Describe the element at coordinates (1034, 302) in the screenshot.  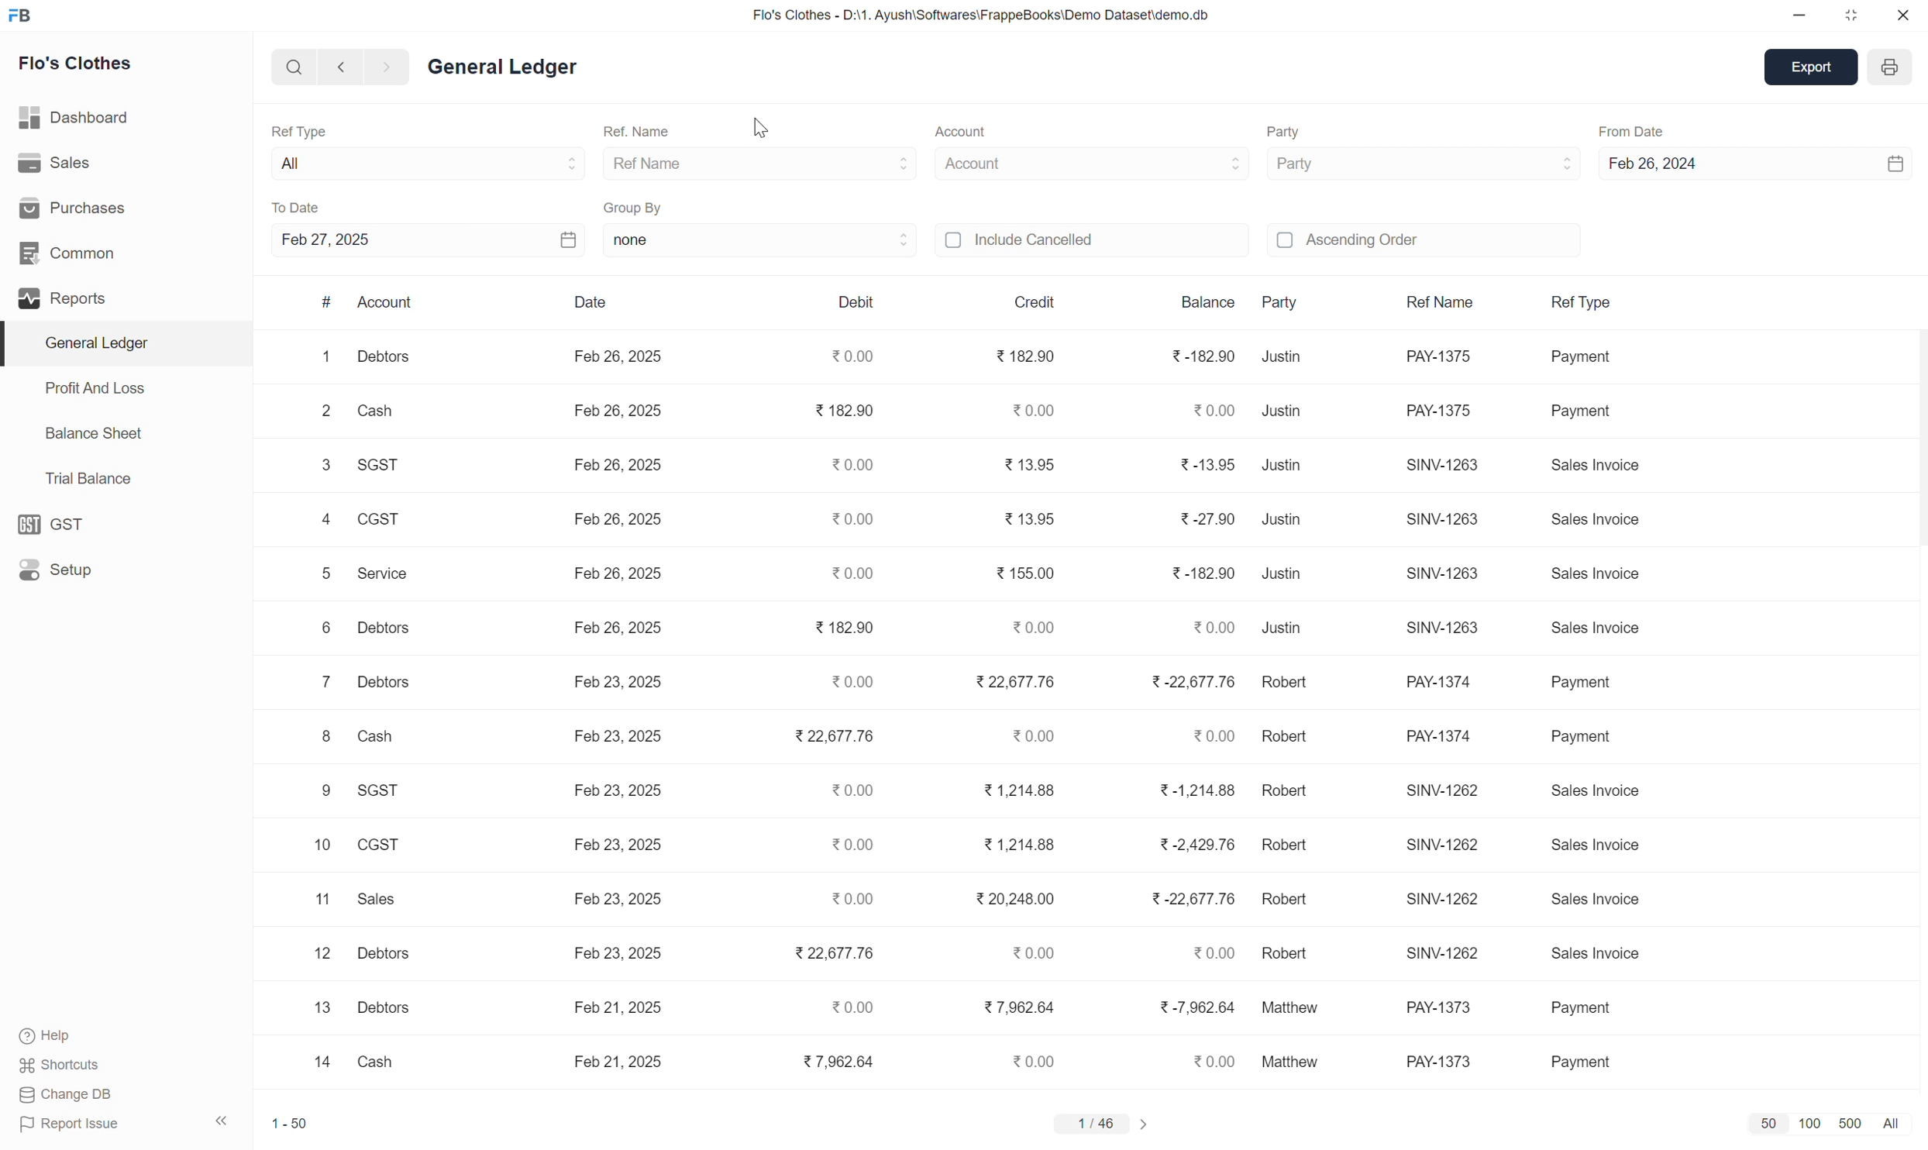
I see `credit` at that location.